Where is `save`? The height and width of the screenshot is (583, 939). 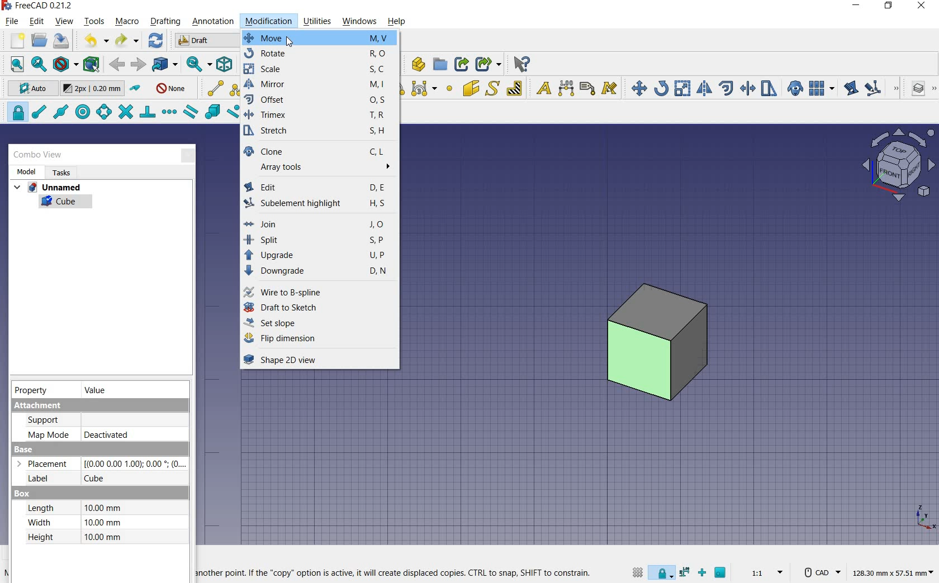 save is located at coordinates (61, 42).